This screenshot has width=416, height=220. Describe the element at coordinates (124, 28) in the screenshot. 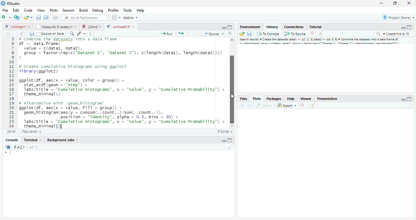

I see `Cursor` at that location.